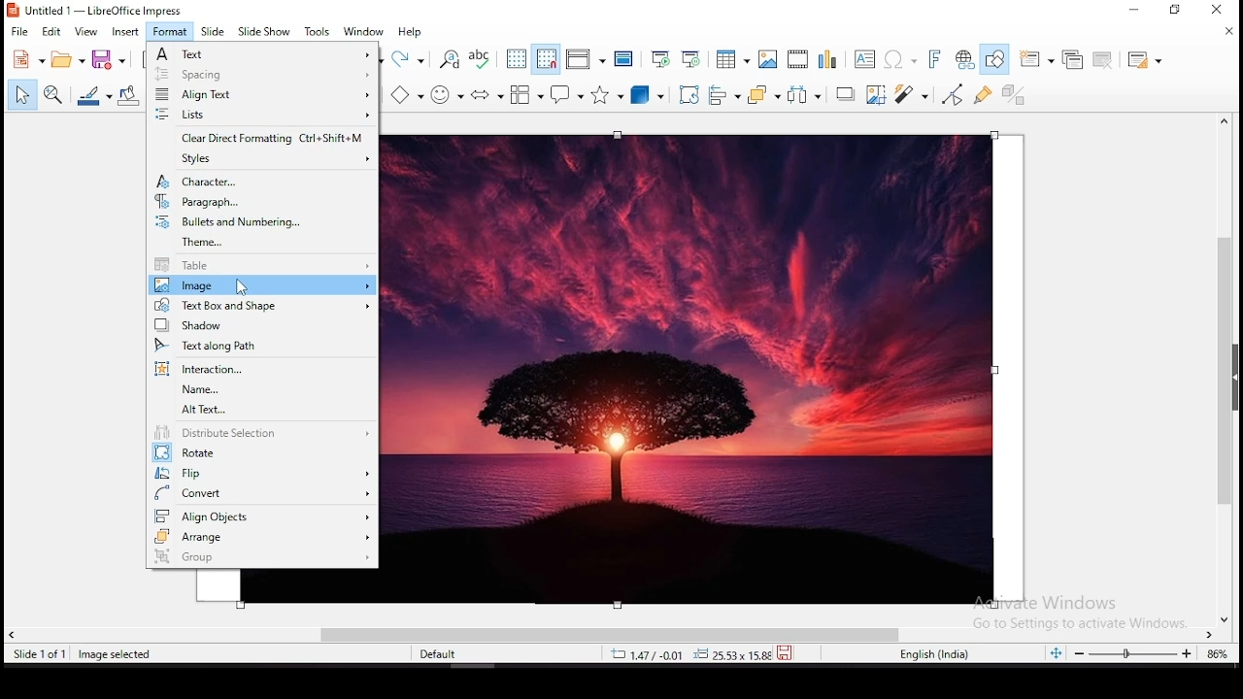 The image size is (1243, 699). Describe the element at coordinates (826, 60) in the screenshot. I see `insert chart` at that location.